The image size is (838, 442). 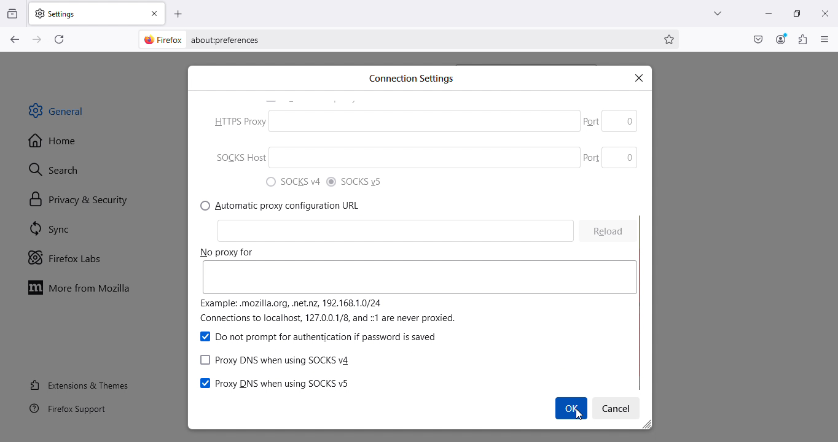 What do you see at coordinates (803, 39) in the screenshot?
I see `Extensions` at bounding box center [803, 39].